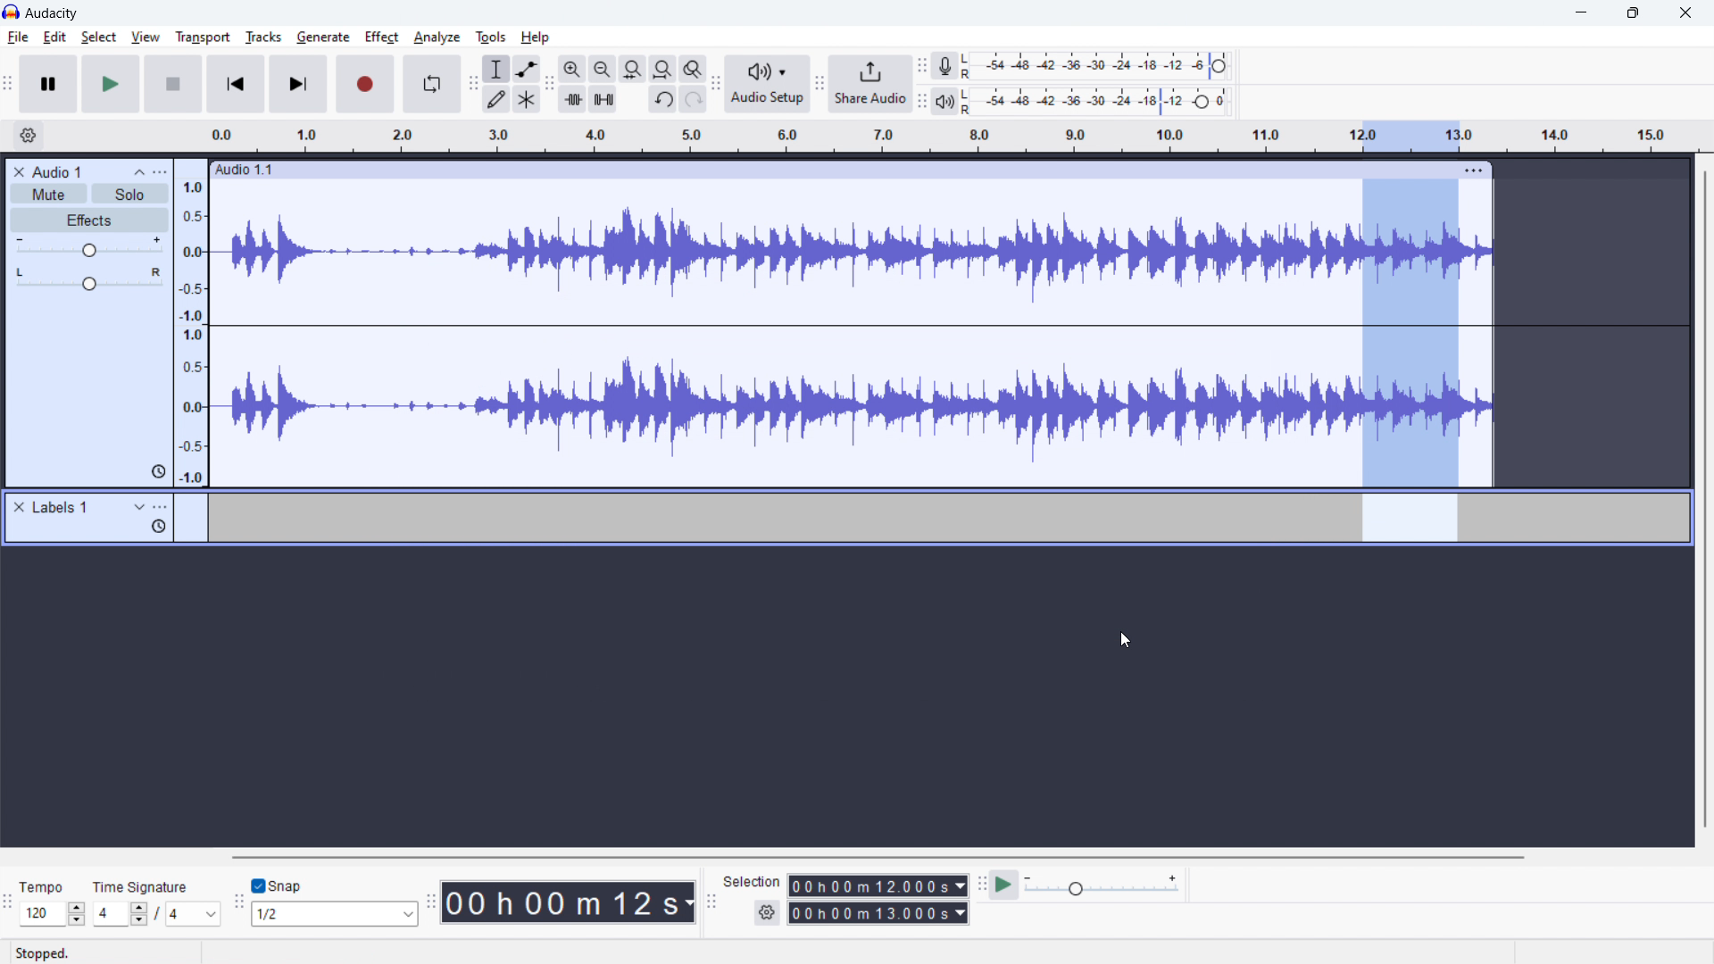 This screenshot has height=964, width=1714. Describe the element at coordinates (19, 37) in the screenshot. I see `file` at that location.